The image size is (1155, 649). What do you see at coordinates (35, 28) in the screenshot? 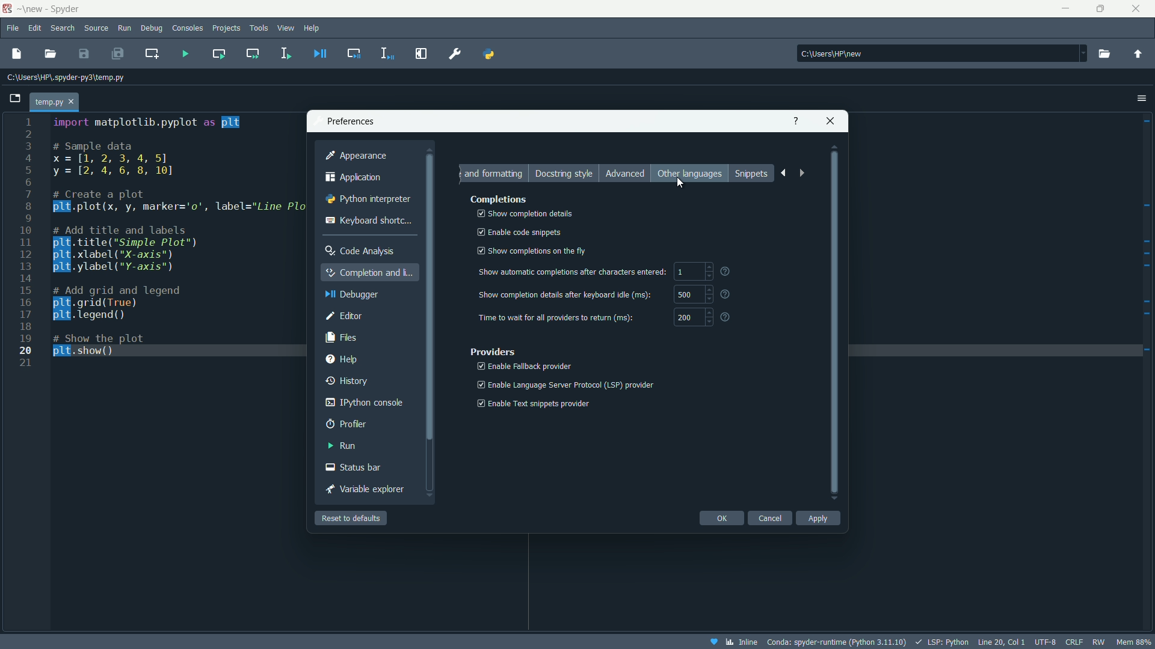
I see `edit` at bounding box center [35, 28].